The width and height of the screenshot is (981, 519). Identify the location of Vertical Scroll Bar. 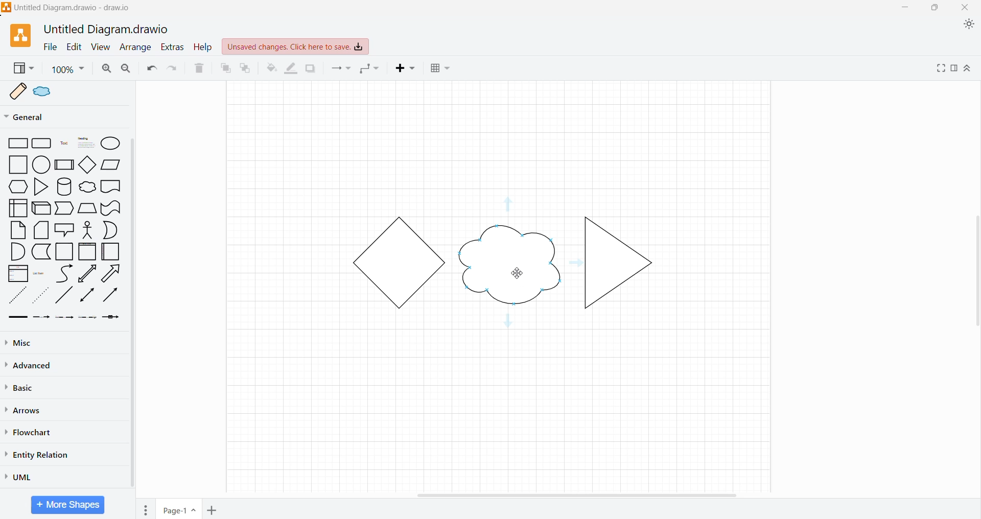
(132, 314).